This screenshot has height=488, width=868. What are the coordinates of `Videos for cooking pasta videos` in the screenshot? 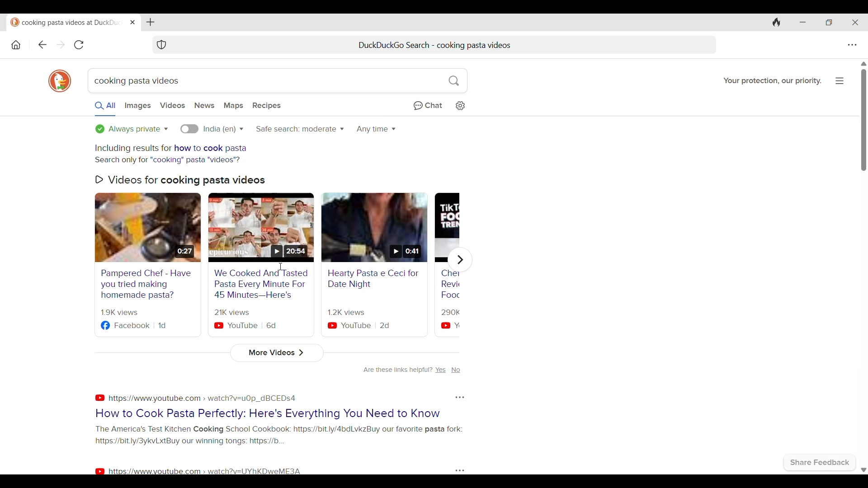 It's located at (184, 181).